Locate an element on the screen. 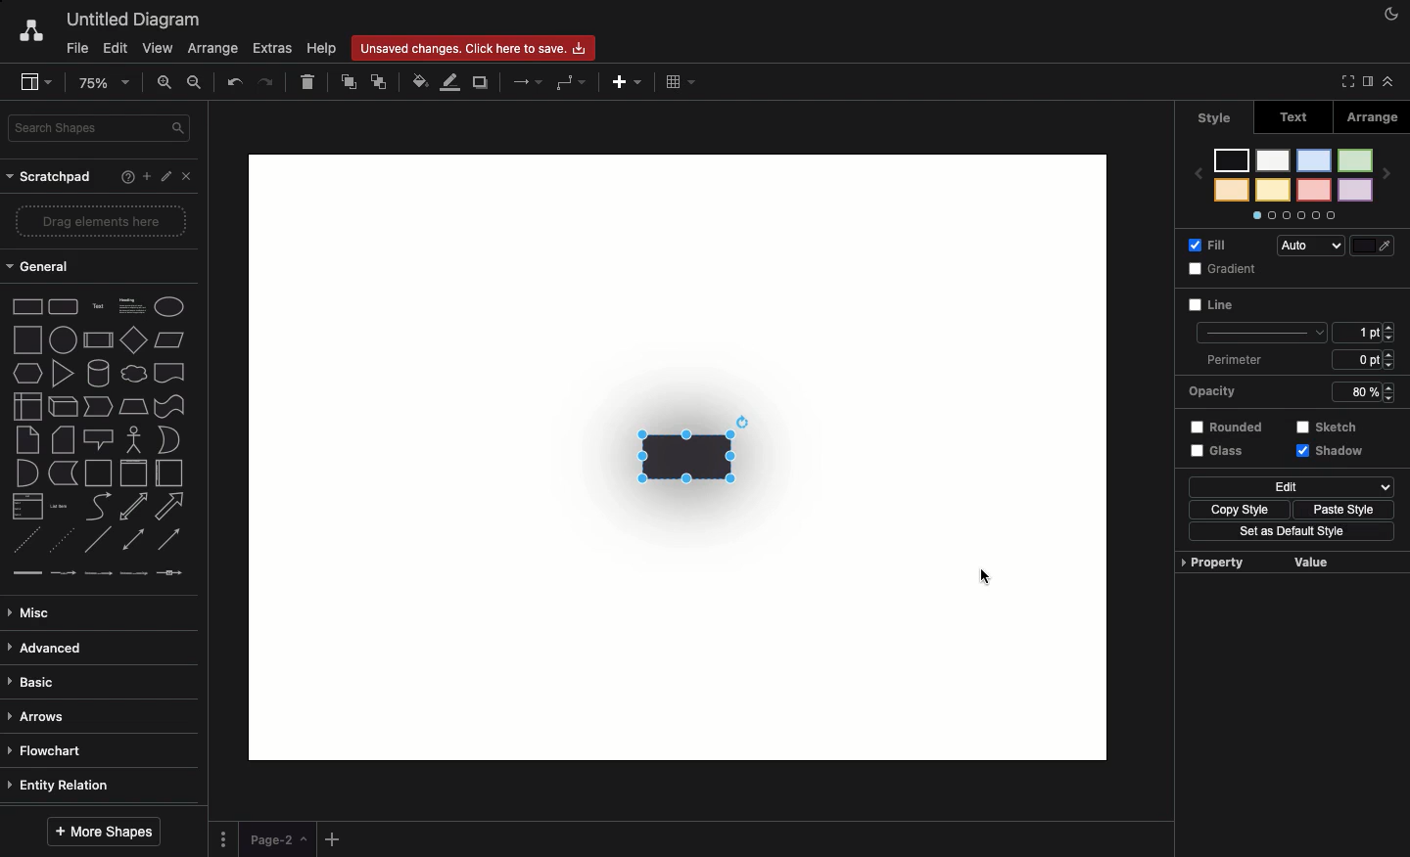 Image resolution: width=1410 pixels, height=857 pixels. Zoom is located at coordinates (103, 83).